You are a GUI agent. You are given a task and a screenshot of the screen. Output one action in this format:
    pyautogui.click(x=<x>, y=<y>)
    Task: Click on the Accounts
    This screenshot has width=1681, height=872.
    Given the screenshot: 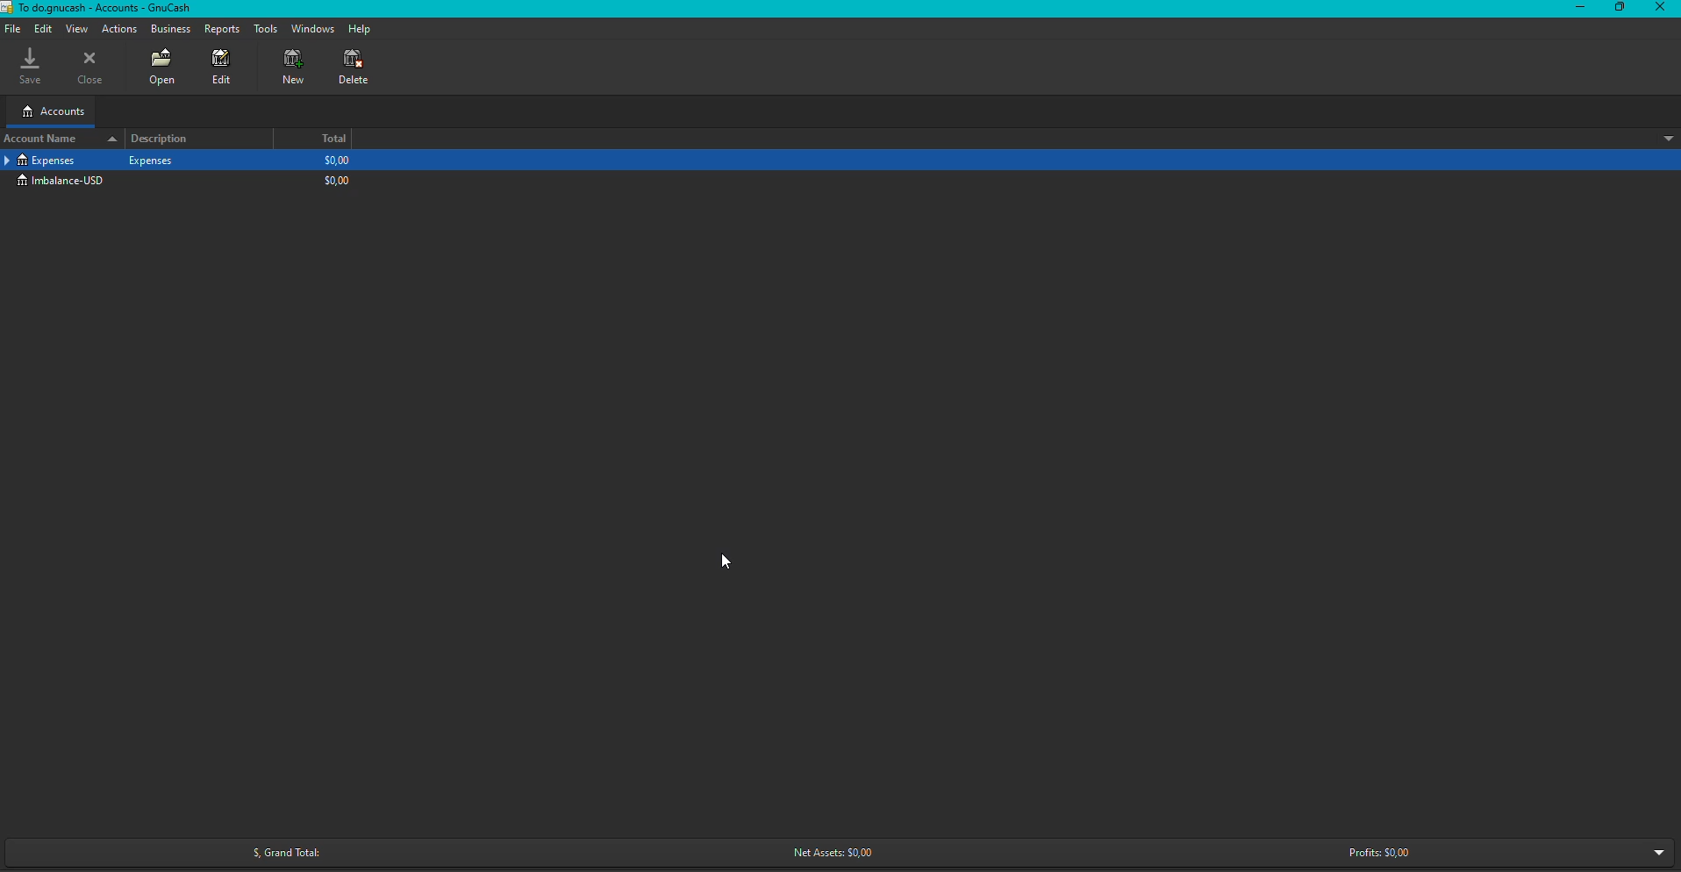 What is the action you would take?
    pyautogui.click(x=51, y=111)
    